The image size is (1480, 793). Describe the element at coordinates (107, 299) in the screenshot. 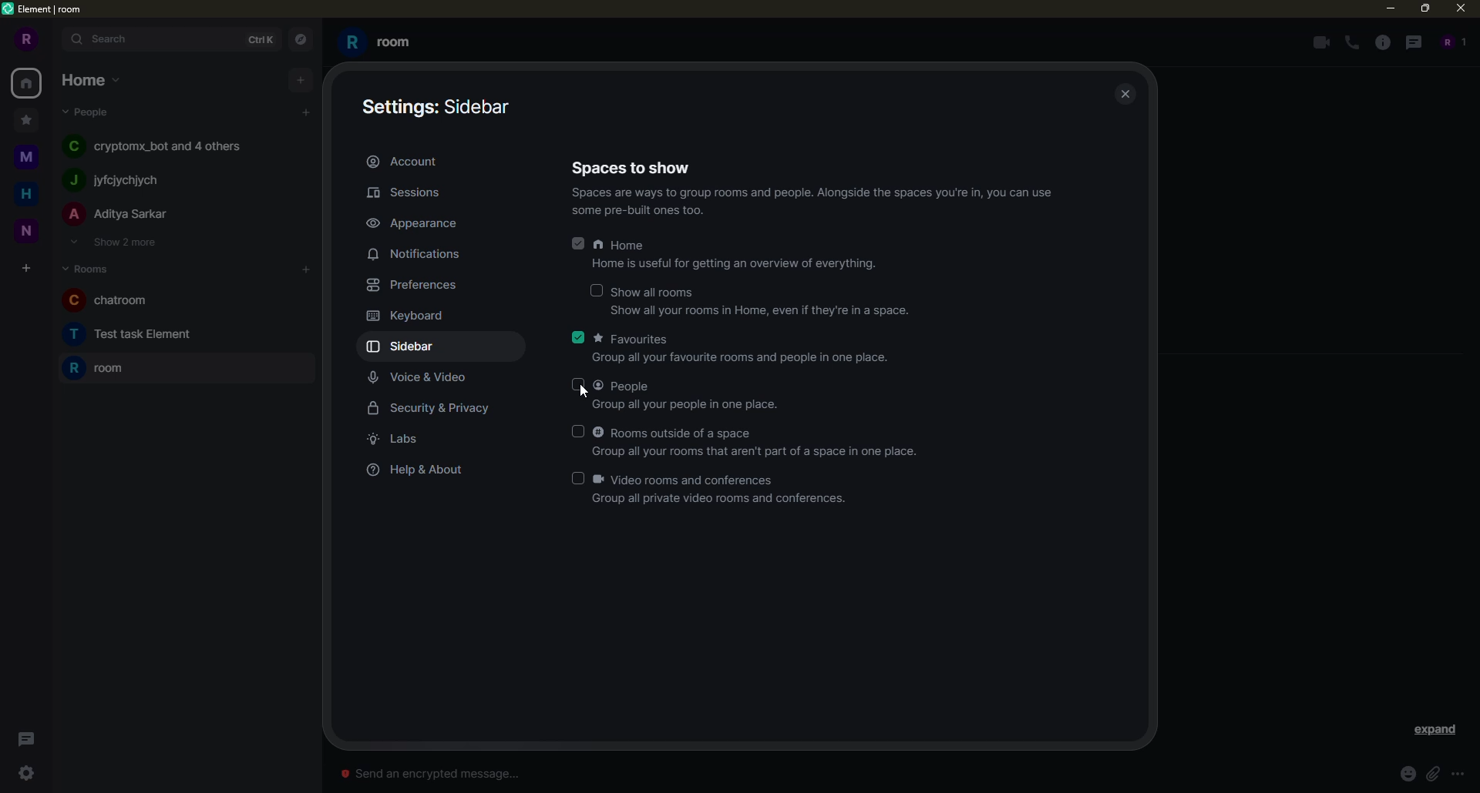

I see `C chatroom` at that location.